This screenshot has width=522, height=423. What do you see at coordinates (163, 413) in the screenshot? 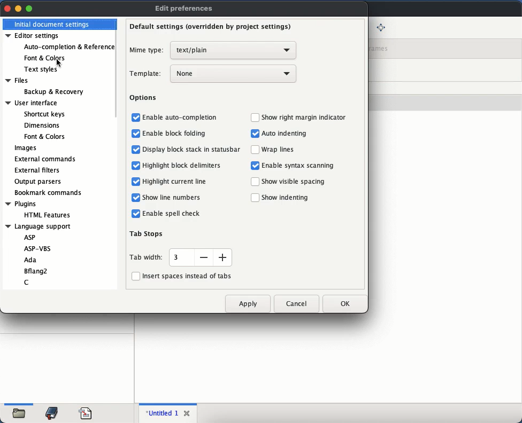
I see `untitled 1` at bounding box center [163, 413].